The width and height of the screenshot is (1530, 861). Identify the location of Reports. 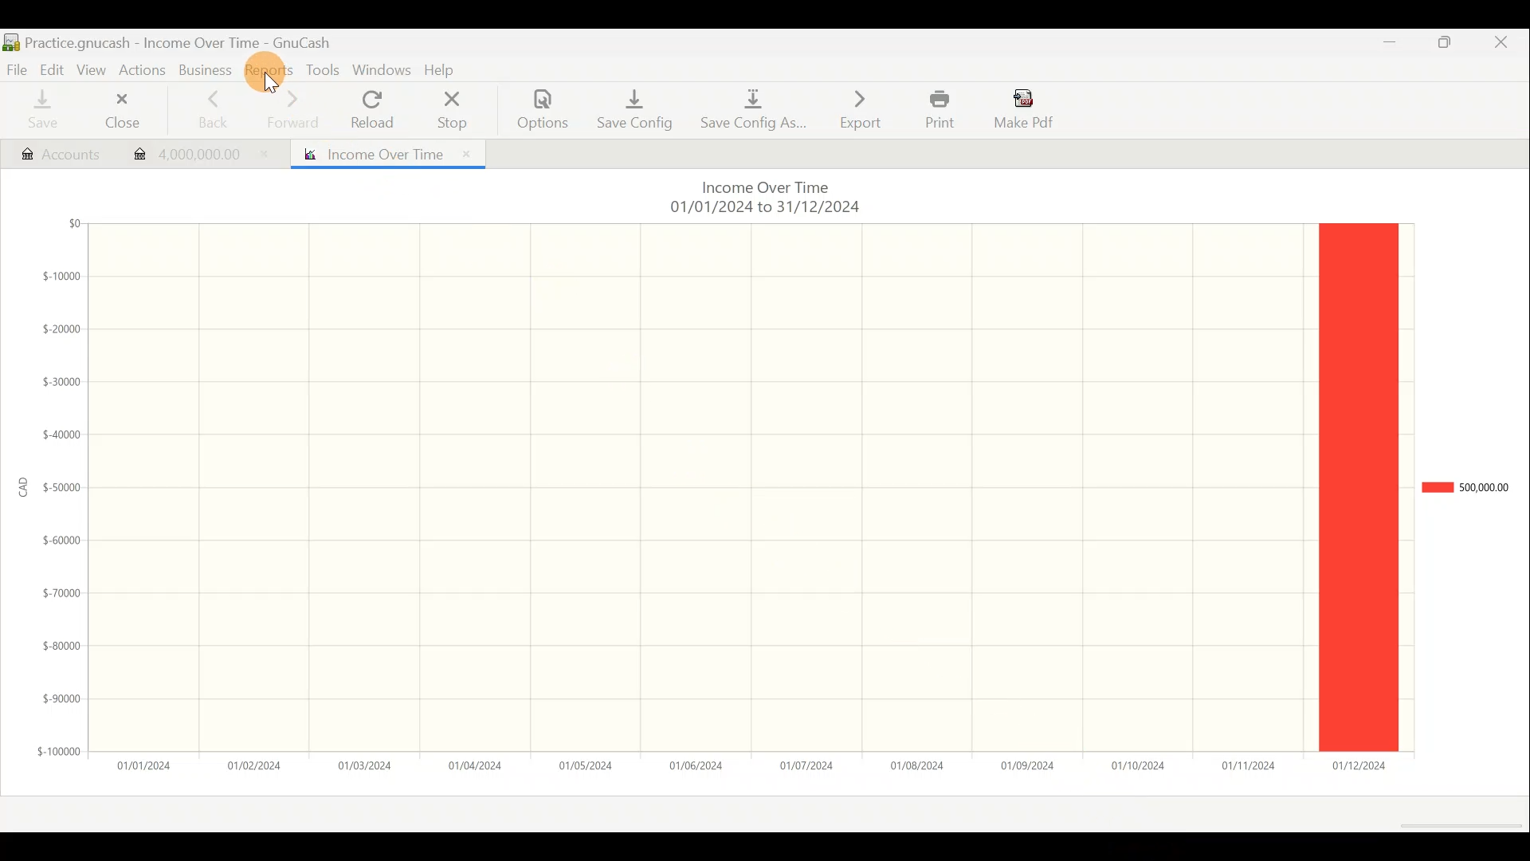
(267, 71).